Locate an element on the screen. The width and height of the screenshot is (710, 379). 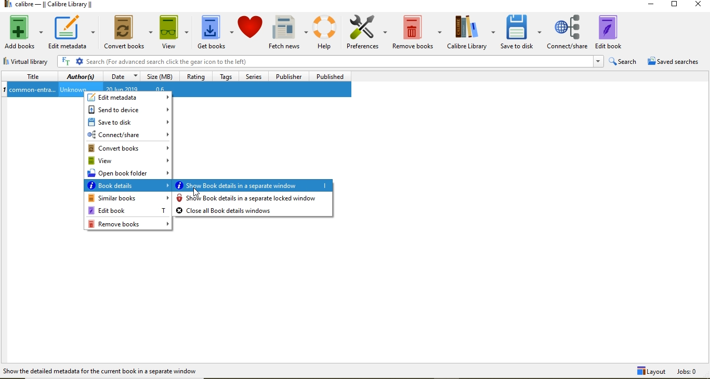
book details is located at coordinates (128, 187).